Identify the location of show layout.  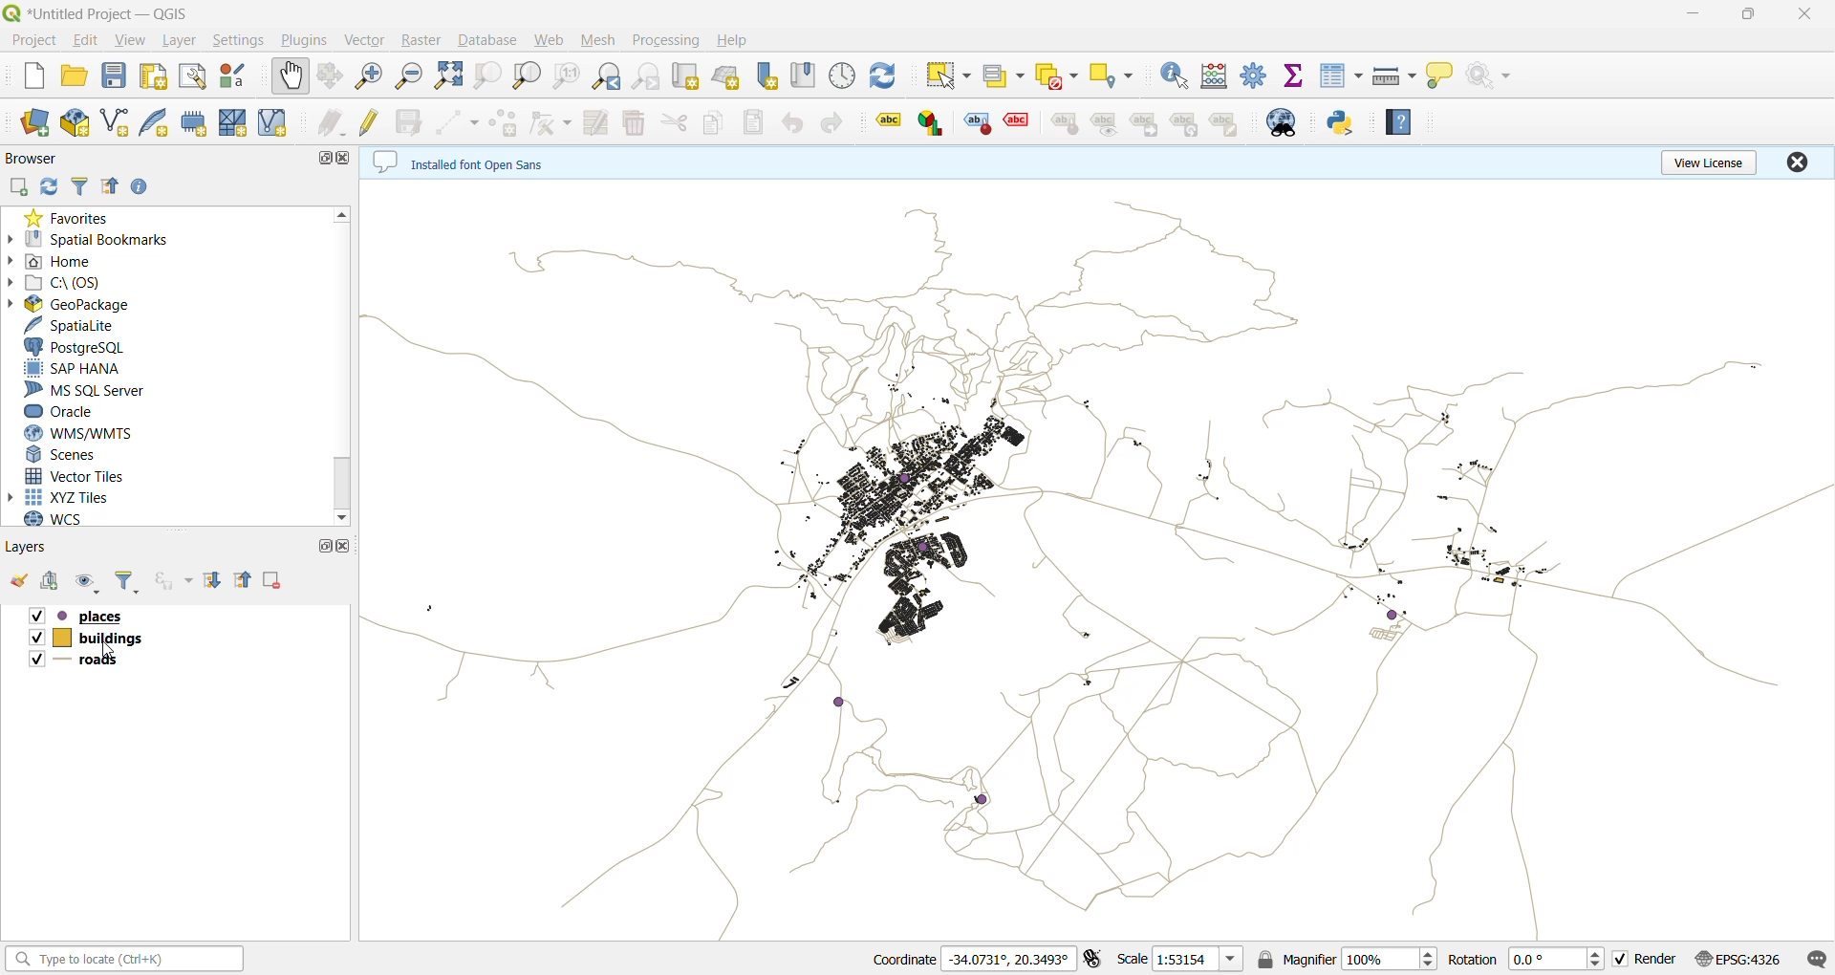
(190, 78).